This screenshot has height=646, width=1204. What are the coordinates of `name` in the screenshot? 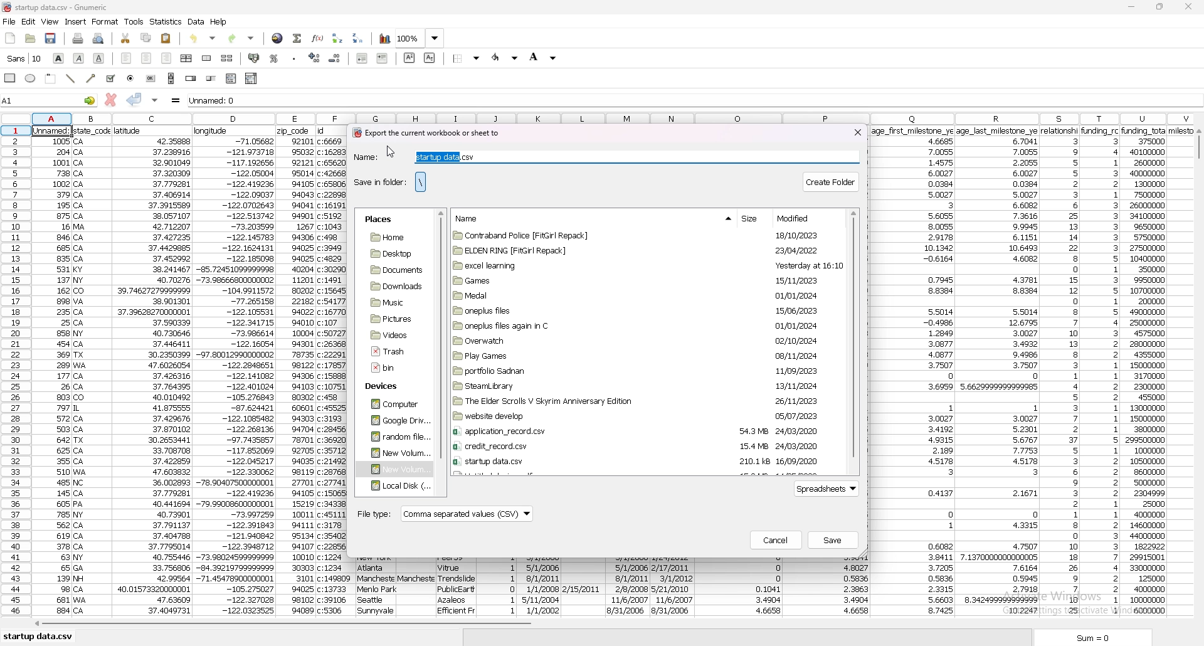 It's located at (605, 157).